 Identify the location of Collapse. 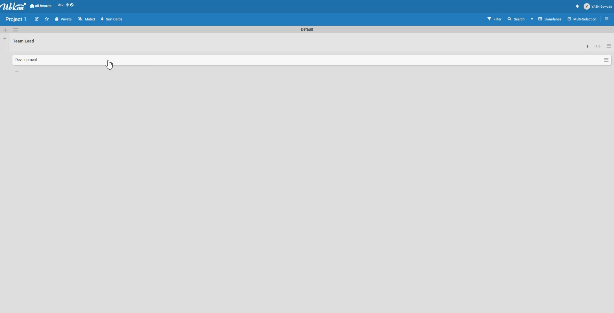
(598, 46).